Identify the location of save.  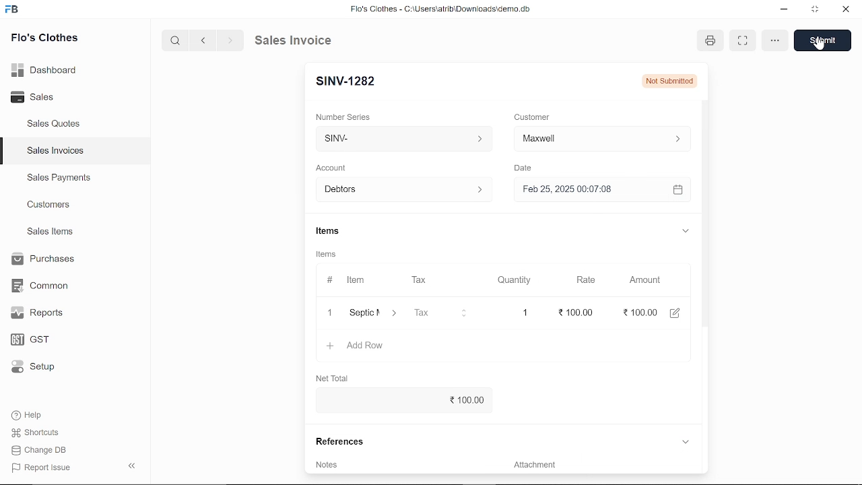
(822, 40).